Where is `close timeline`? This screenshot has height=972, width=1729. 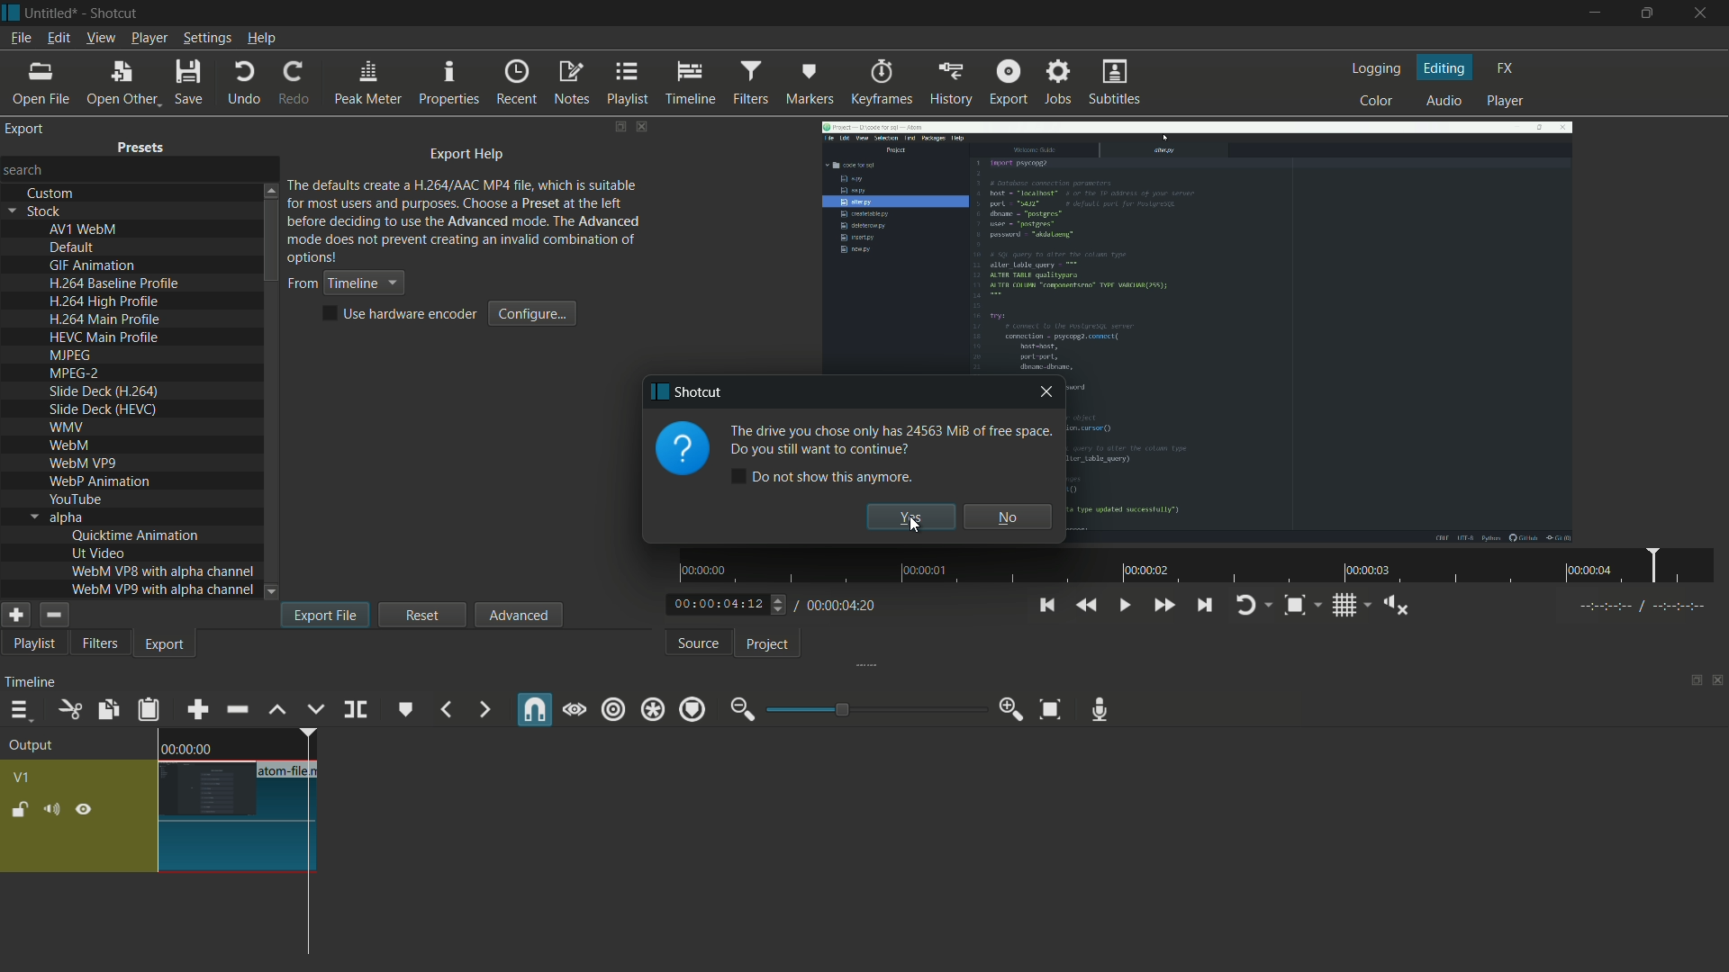 close timeline is located at coordinates (1718, 681).